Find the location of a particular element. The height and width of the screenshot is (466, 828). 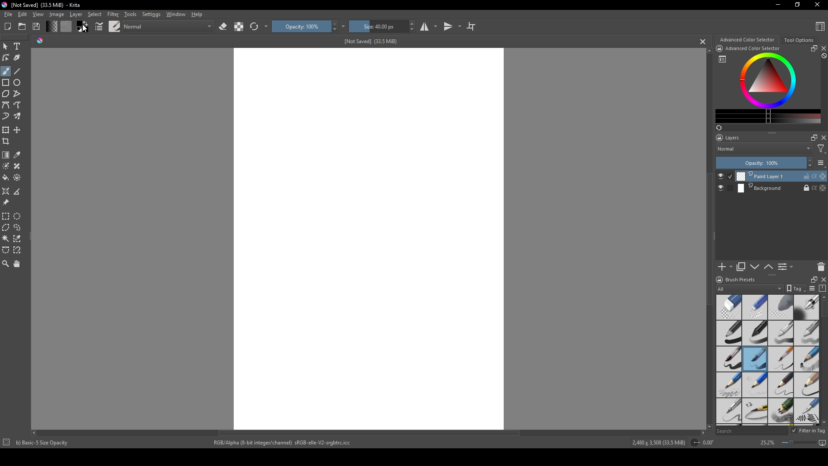

bucket fill is located at coordinates (6, 177).